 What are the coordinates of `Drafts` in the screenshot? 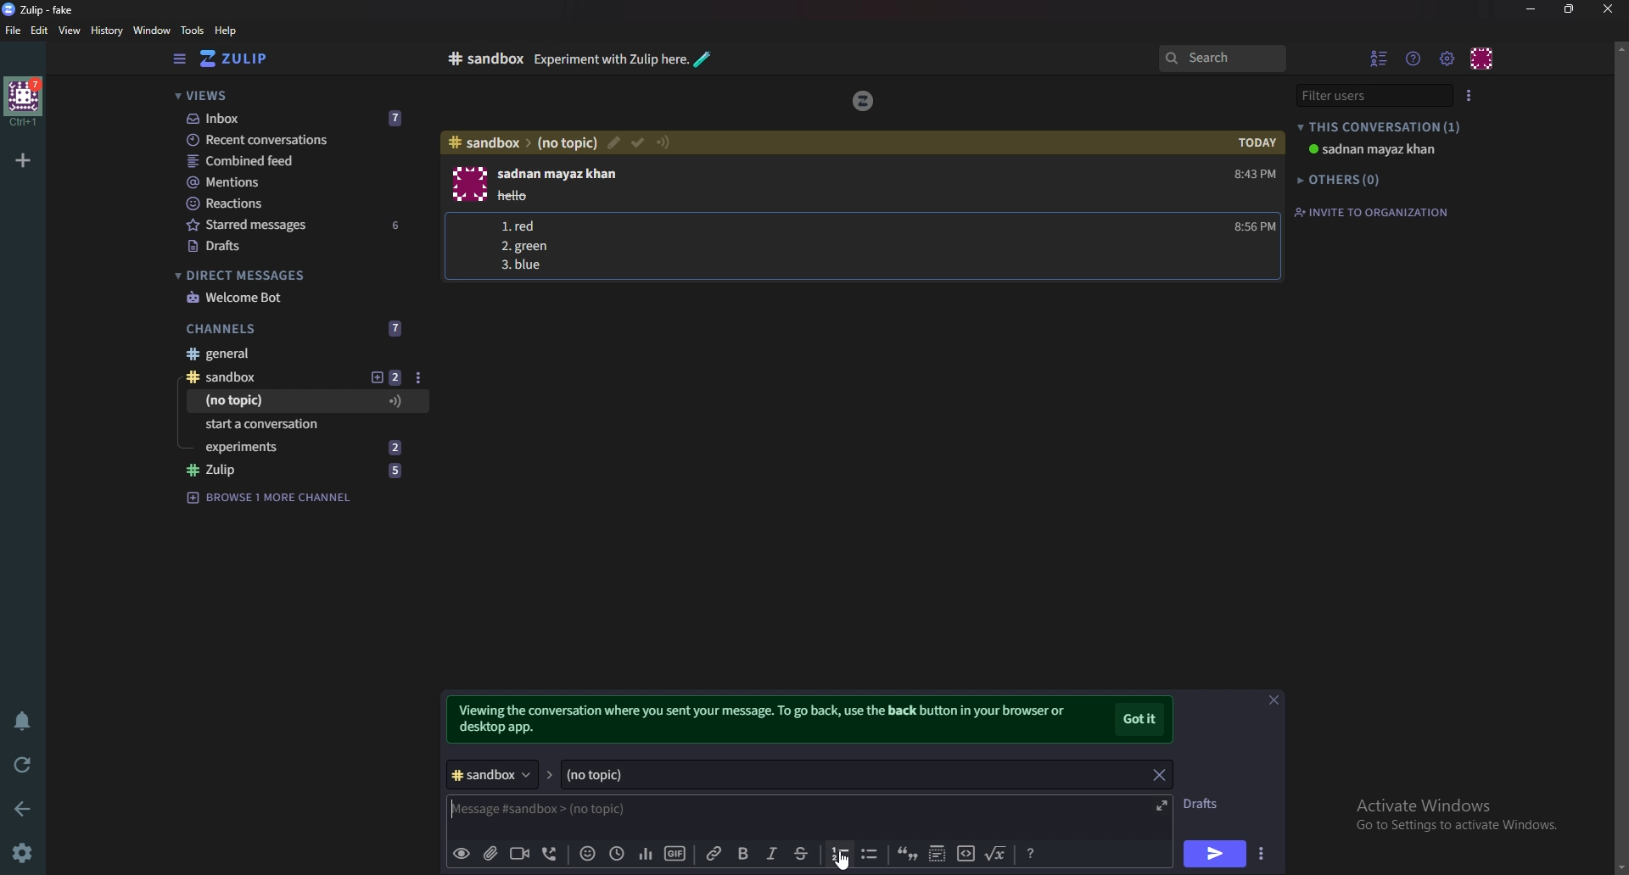 It's located at (293, 246).